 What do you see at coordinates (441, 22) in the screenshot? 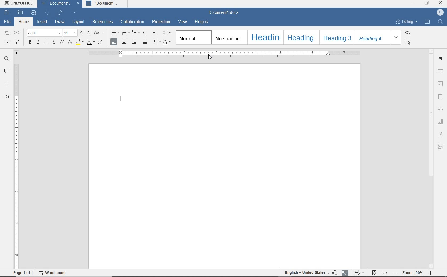
I see `find` at bounding box center [441, 22].